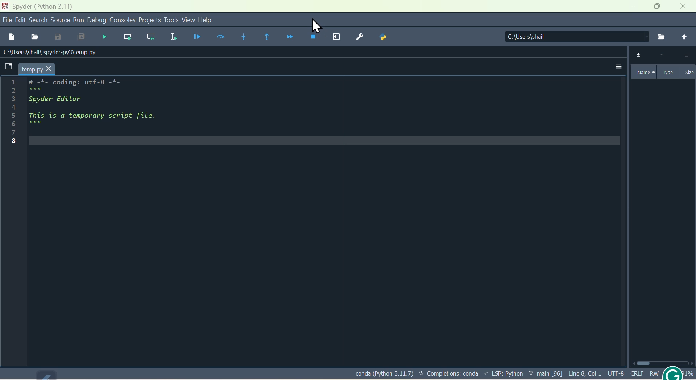 The image size is (696, 380). Describe the element at coordinates (60, 20) in the screenshot. I see `Source` at that location.